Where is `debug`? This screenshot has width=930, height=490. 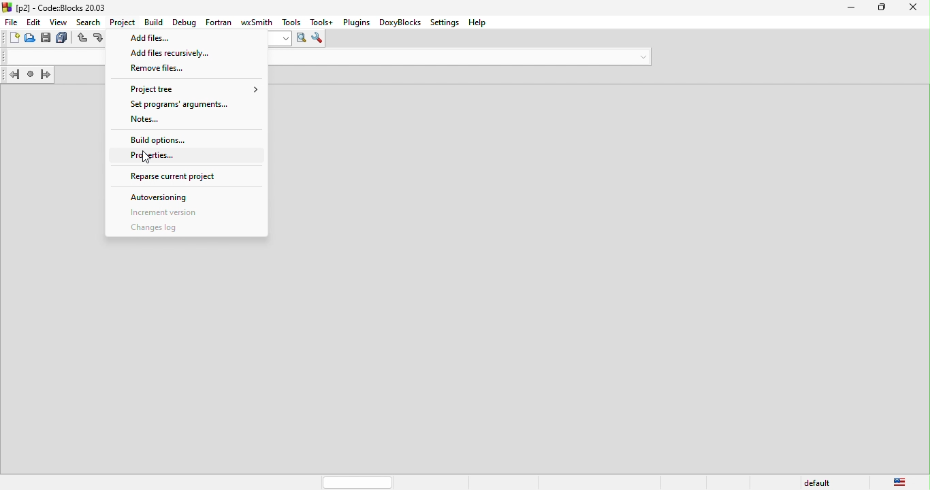
debug is located at coordinates (183, 20).